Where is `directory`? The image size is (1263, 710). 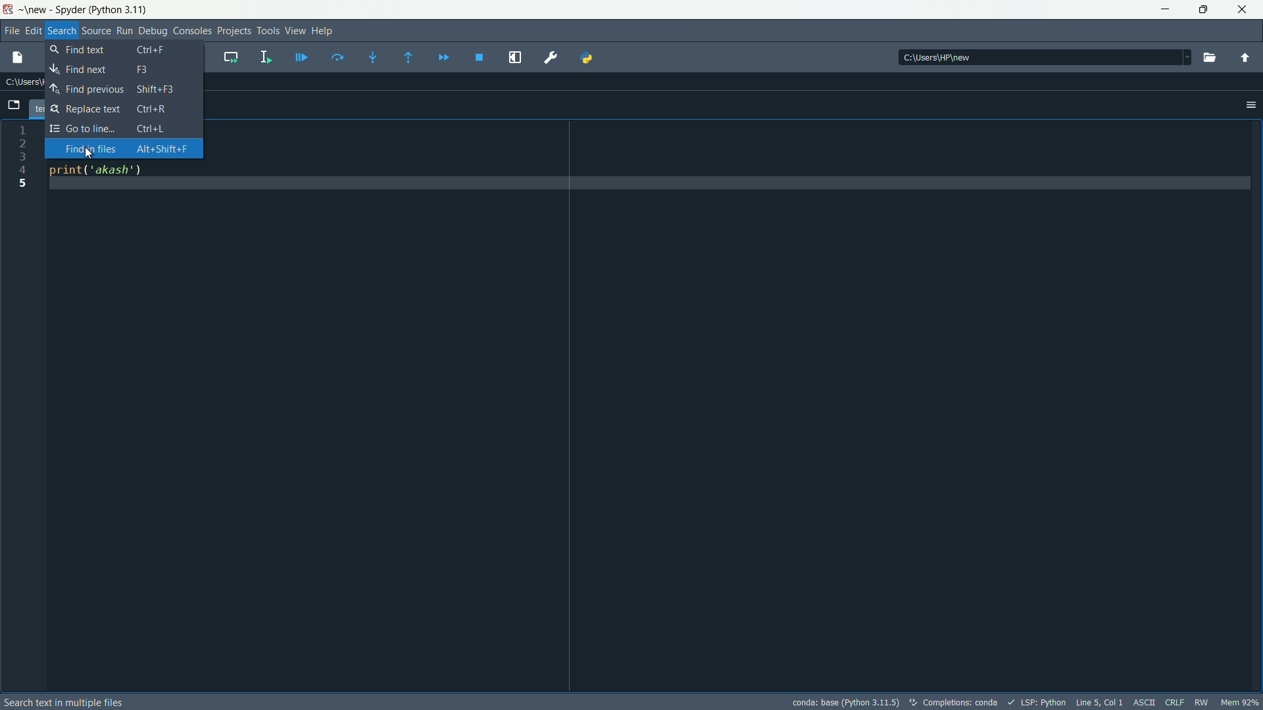
directory is located at coordinates (1044, 59).